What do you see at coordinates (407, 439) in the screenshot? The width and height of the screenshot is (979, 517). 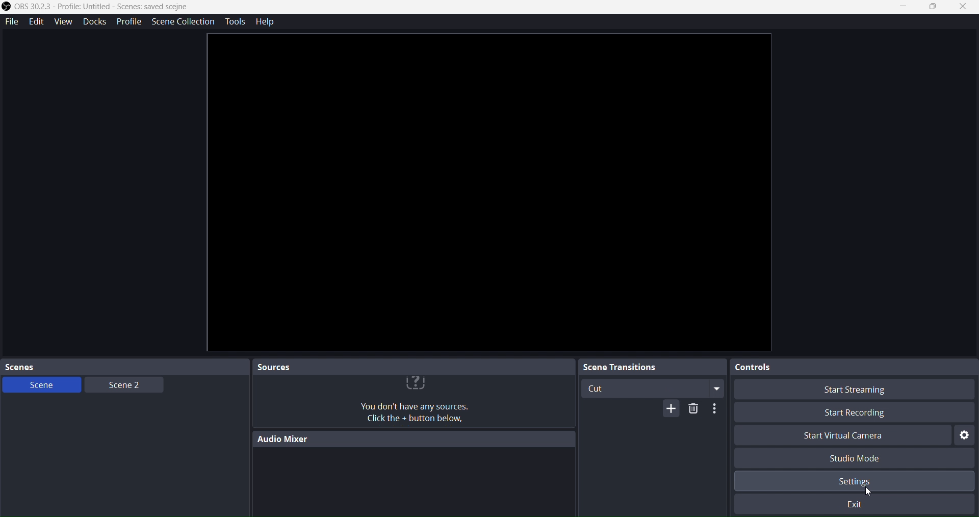 I see `Audio mixer` at bounding box center [407, 439].